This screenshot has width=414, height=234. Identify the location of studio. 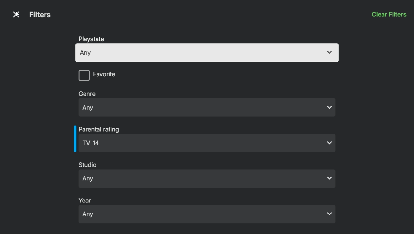
(88, 165).